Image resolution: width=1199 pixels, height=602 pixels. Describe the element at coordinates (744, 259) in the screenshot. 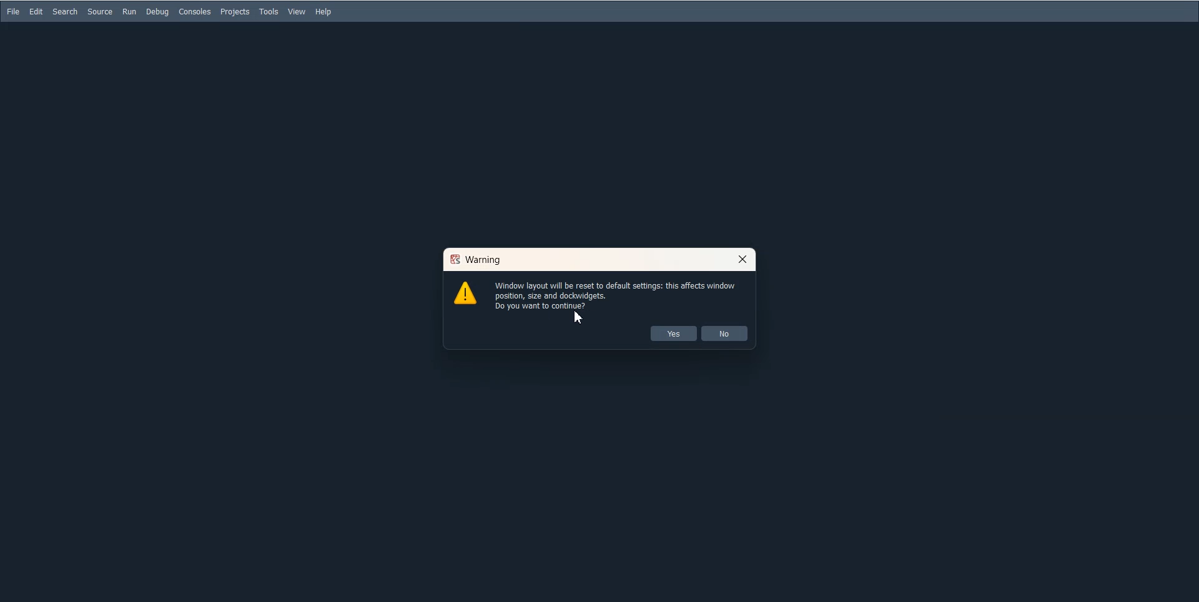

I see `Cursor` at that location.